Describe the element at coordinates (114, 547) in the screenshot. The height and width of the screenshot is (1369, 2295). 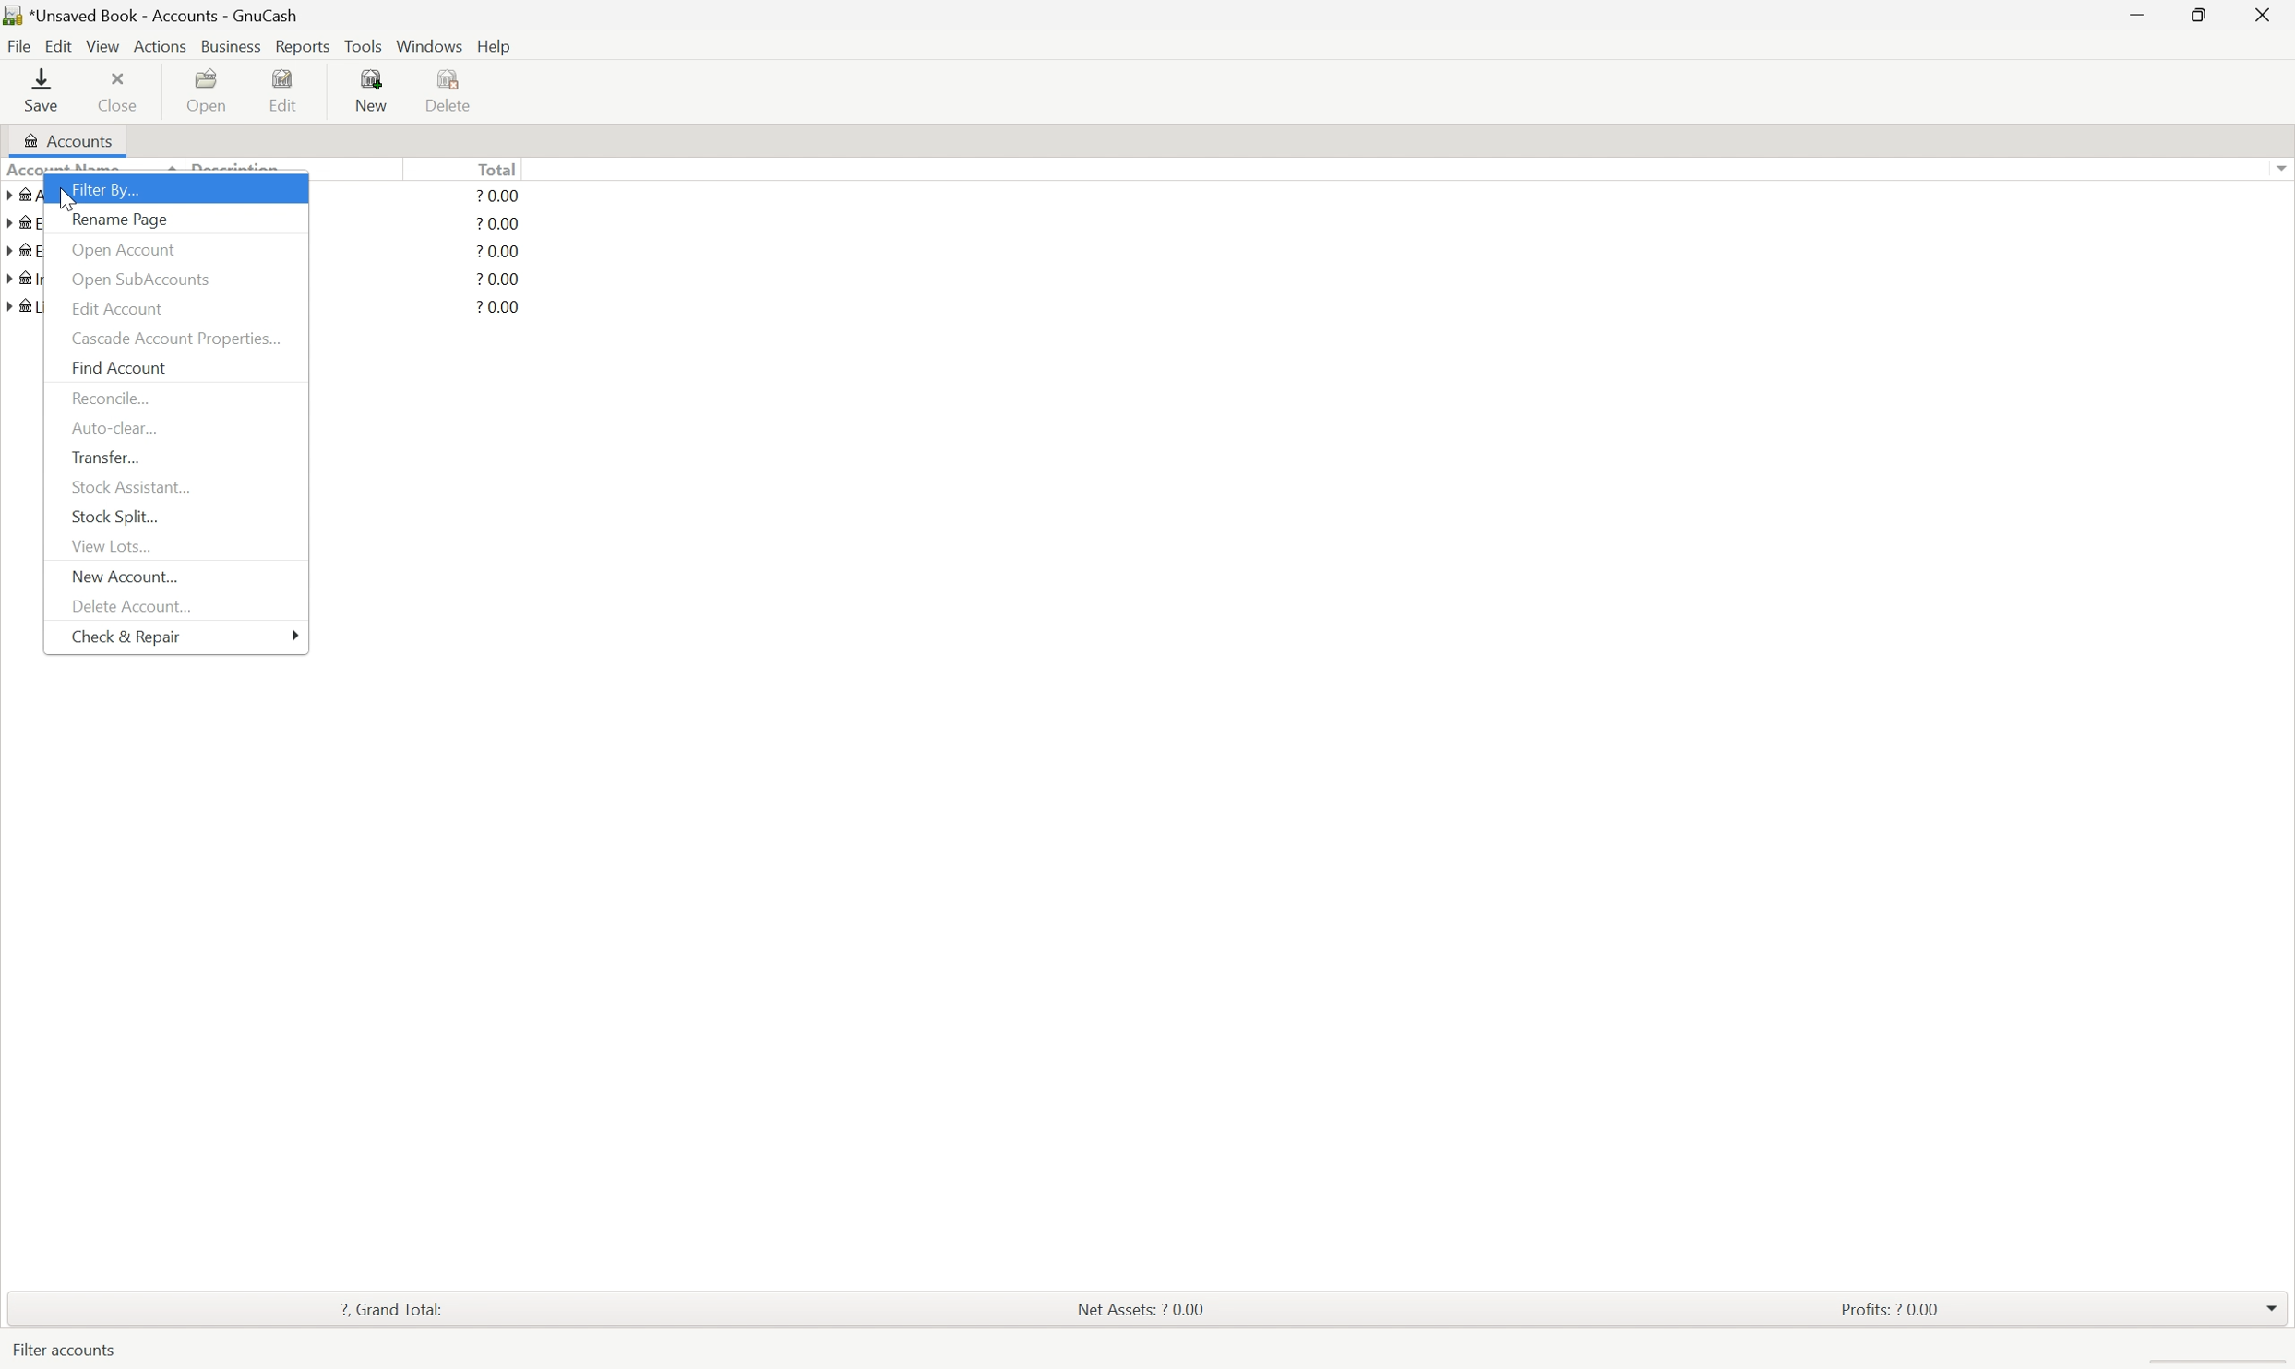
I see `View lots` at that location.